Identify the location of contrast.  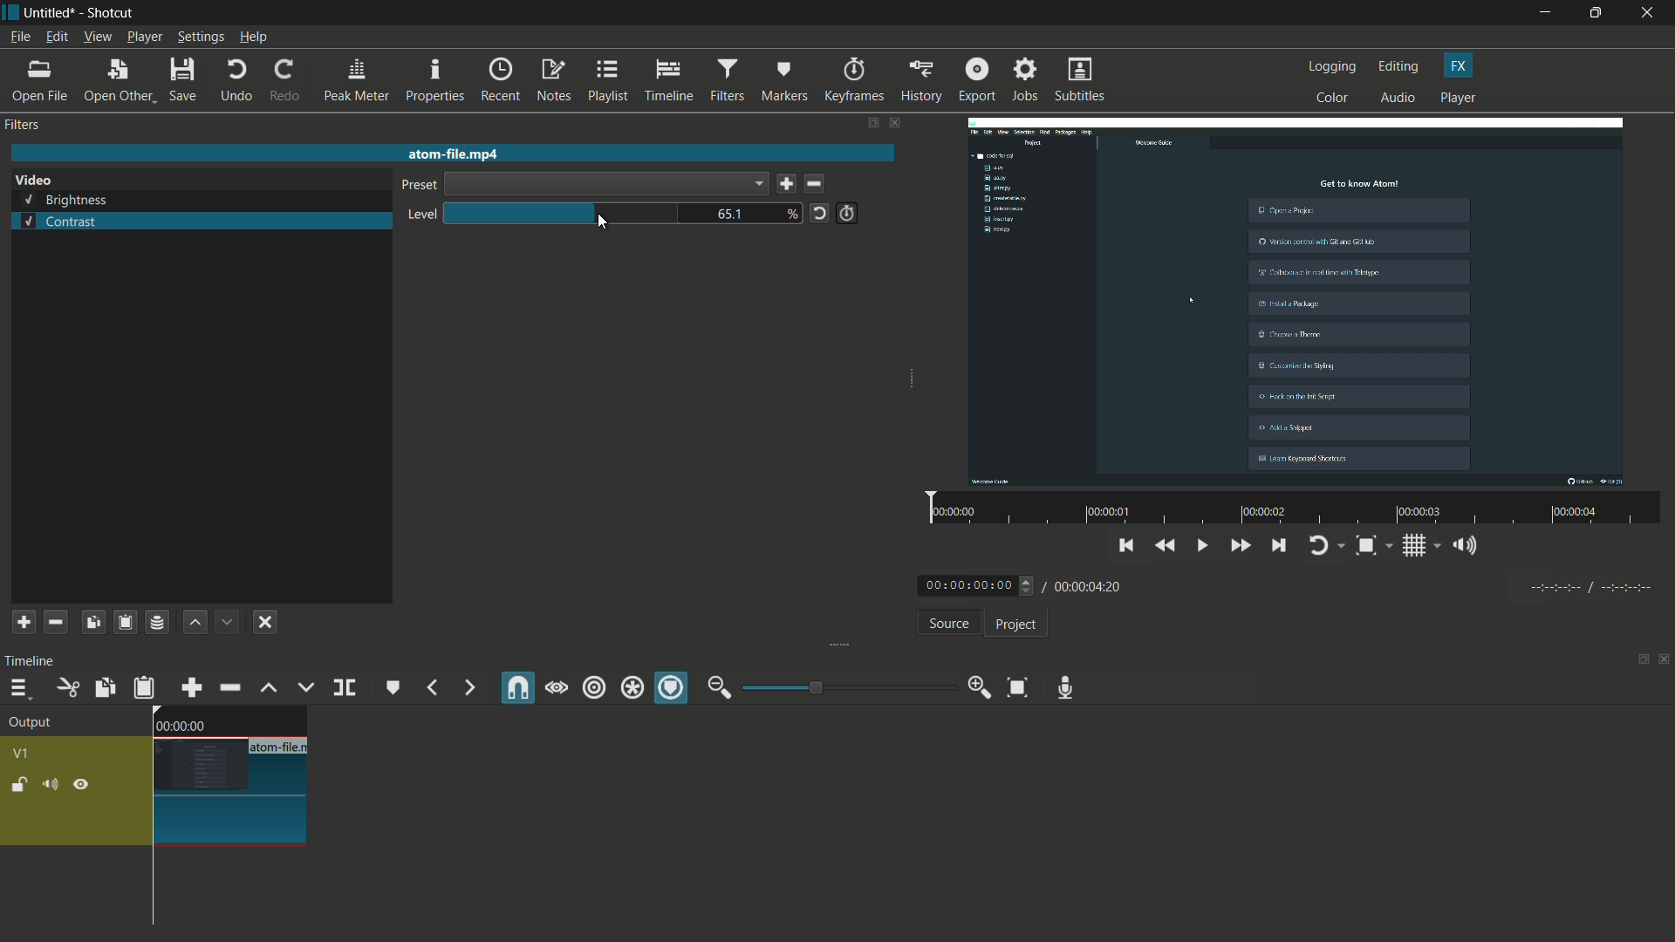
(58, 222).